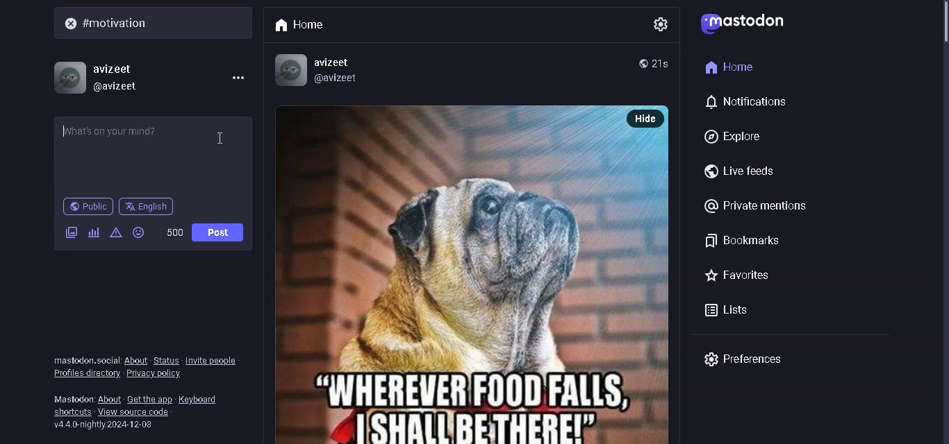  I want to click on about, so click(110, 398).